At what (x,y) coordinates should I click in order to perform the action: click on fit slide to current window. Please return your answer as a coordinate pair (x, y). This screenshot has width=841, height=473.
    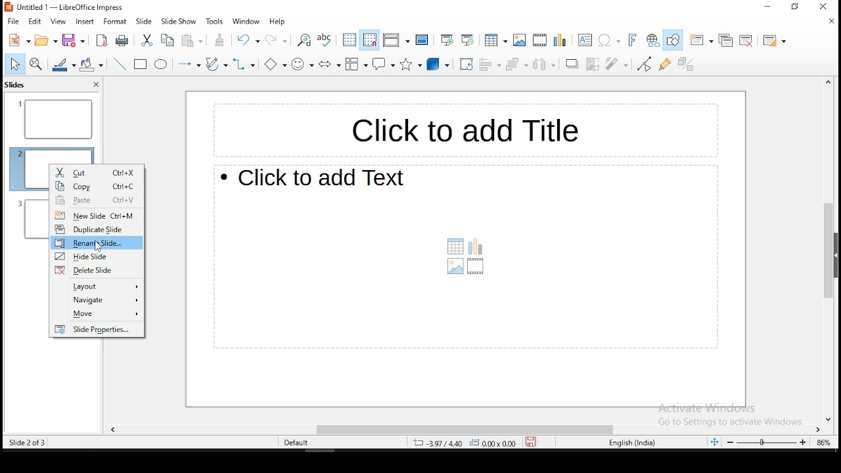
    Looking at the image, I should click on (712, 442).